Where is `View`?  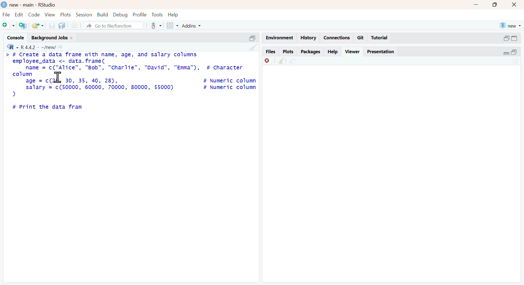 View is located at coordinates (49, 15).